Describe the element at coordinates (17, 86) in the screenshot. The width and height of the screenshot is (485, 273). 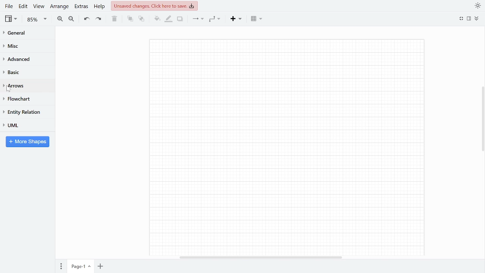
I see `Arrows` at that location.